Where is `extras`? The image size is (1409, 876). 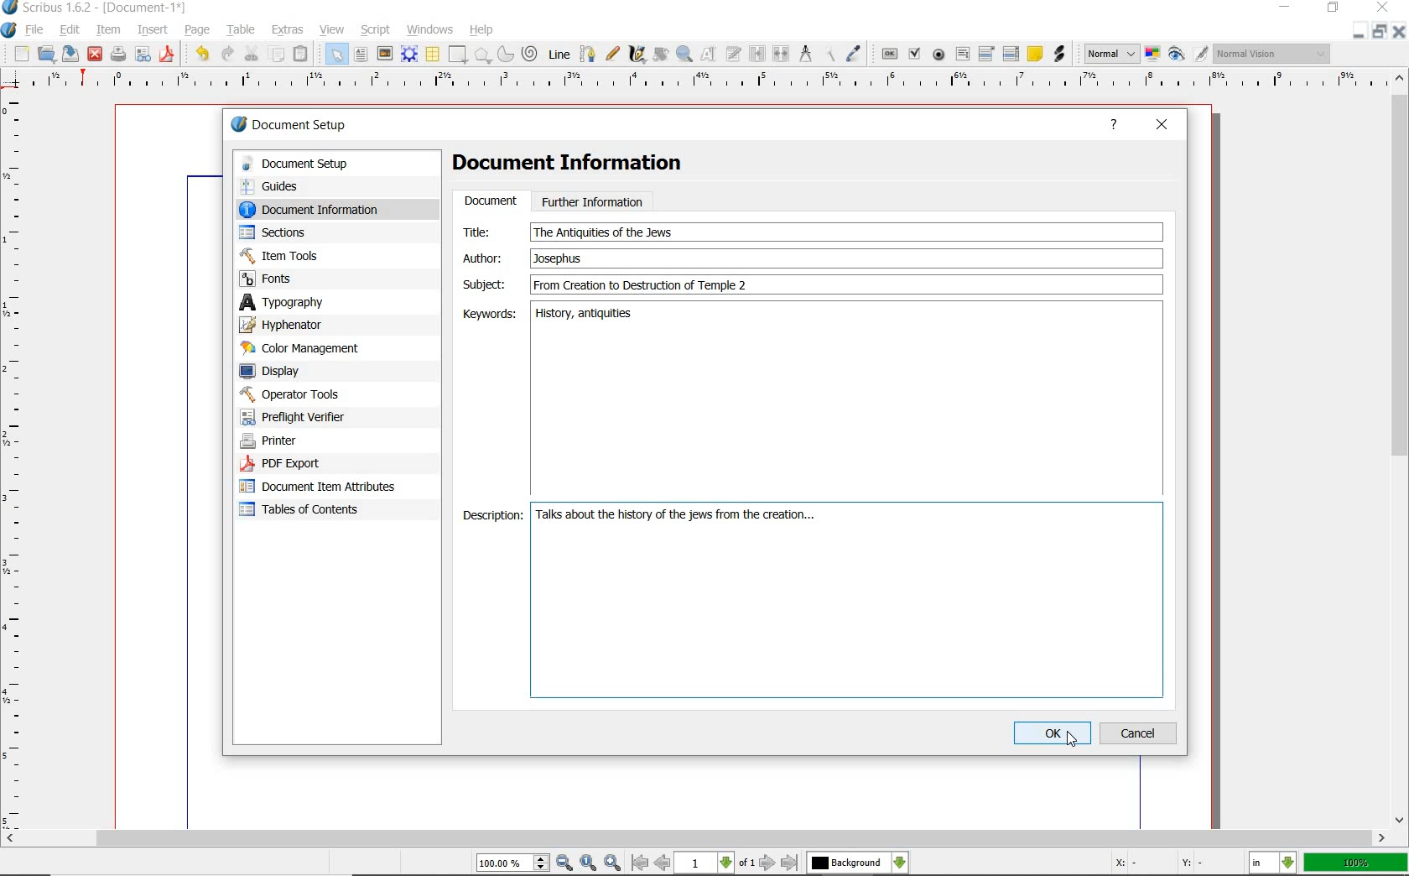
extras is located at coordinates (289, 30).